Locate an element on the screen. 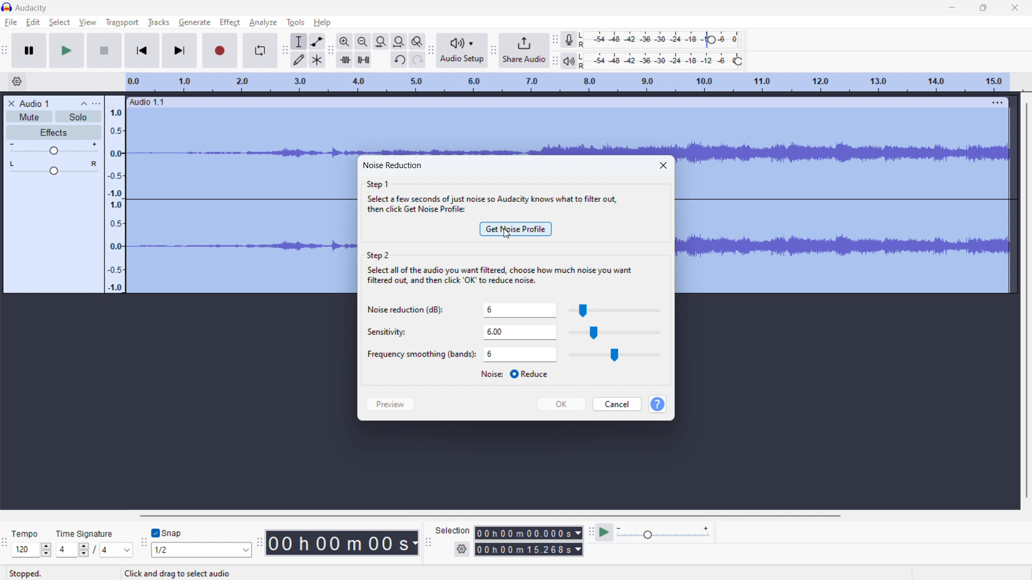  tools is located at coordinates (296, 23).